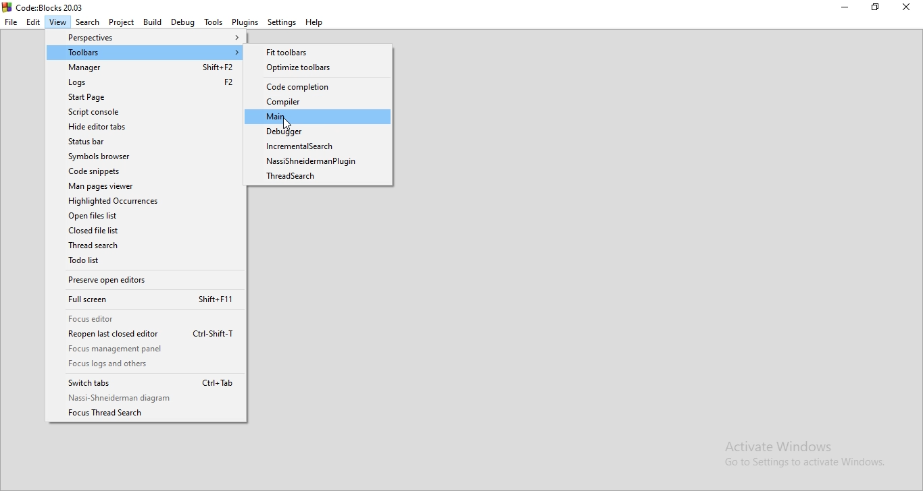 This screenshot has width=923, height=491. Describe the element at coordinates (151, 366) in the screenshot. I see `Focus logs and others` at that location.